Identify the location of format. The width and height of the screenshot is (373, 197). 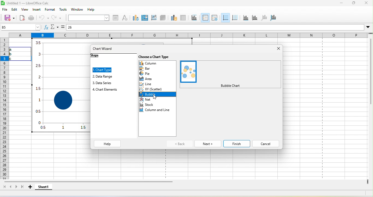
(49, 10).